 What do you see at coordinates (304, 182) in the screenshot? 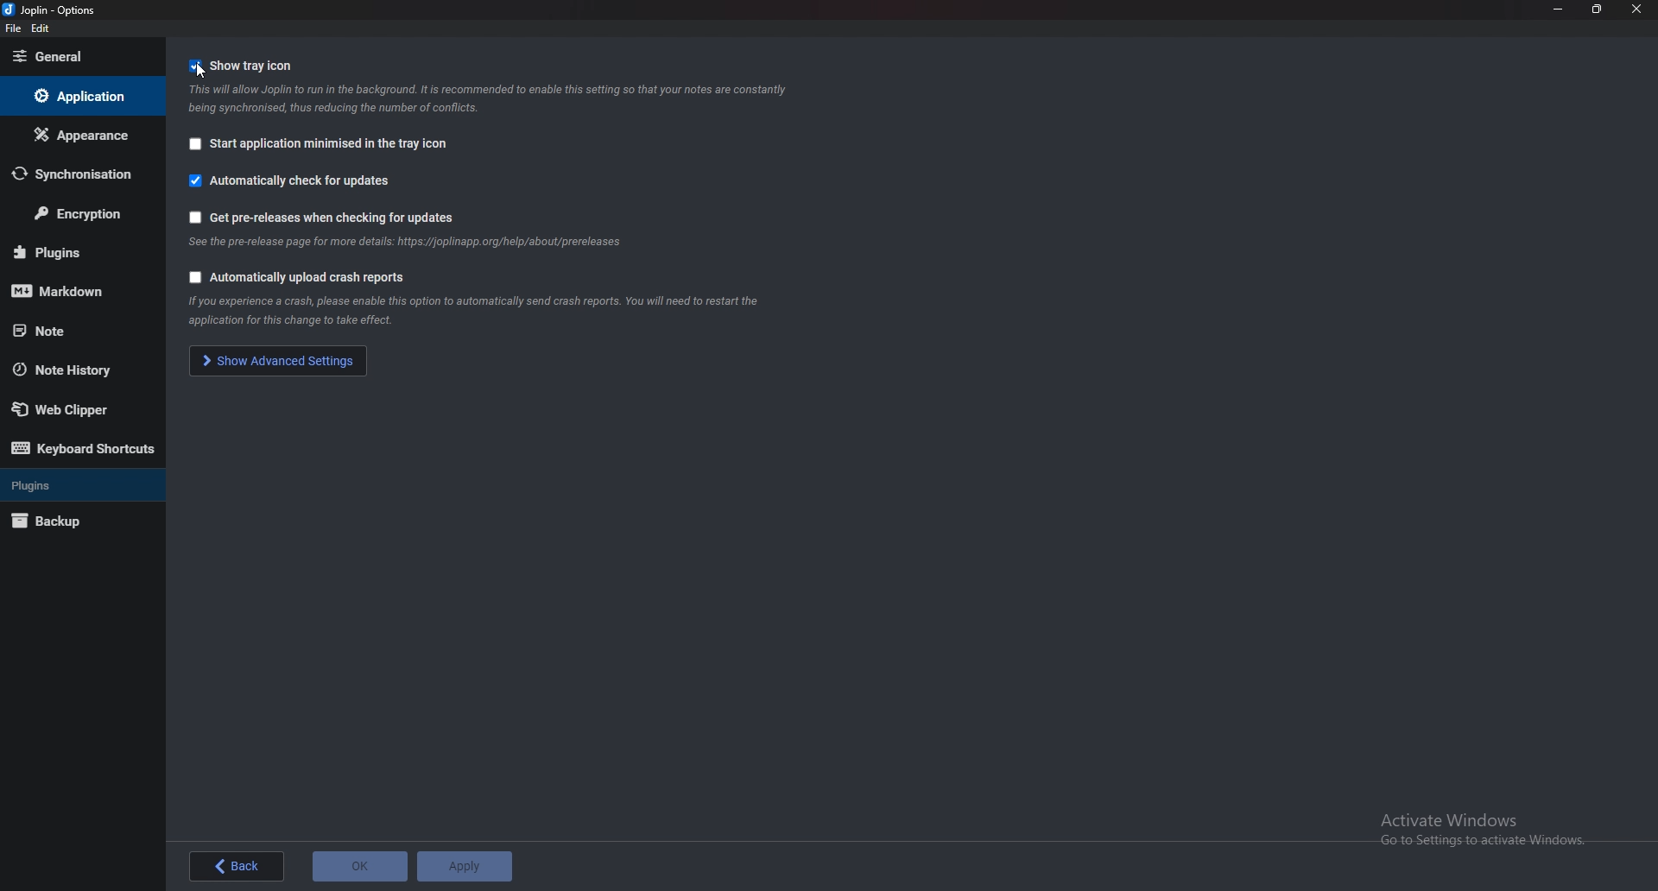
I see `Automatically check for updates` at bounding box center [304, 182].